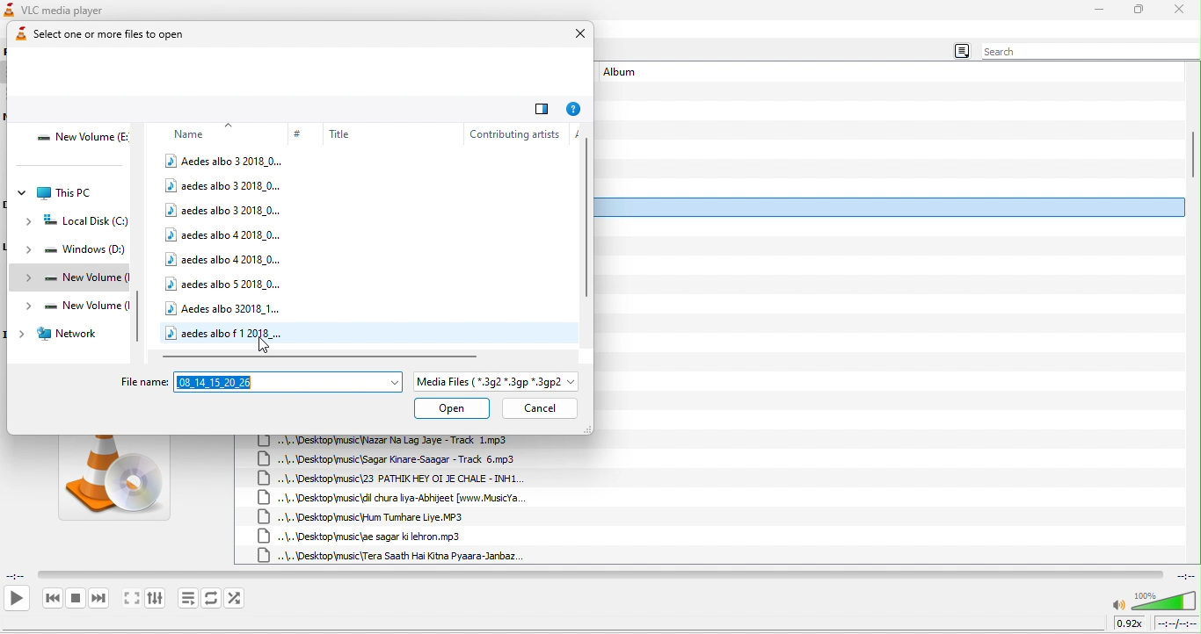 The height and width of the screenshot is (634, 1201). What do you see at coordinates (142, 320) in the screenshot?
I see `vertical scroll bar` at bounding box center [142, 320].